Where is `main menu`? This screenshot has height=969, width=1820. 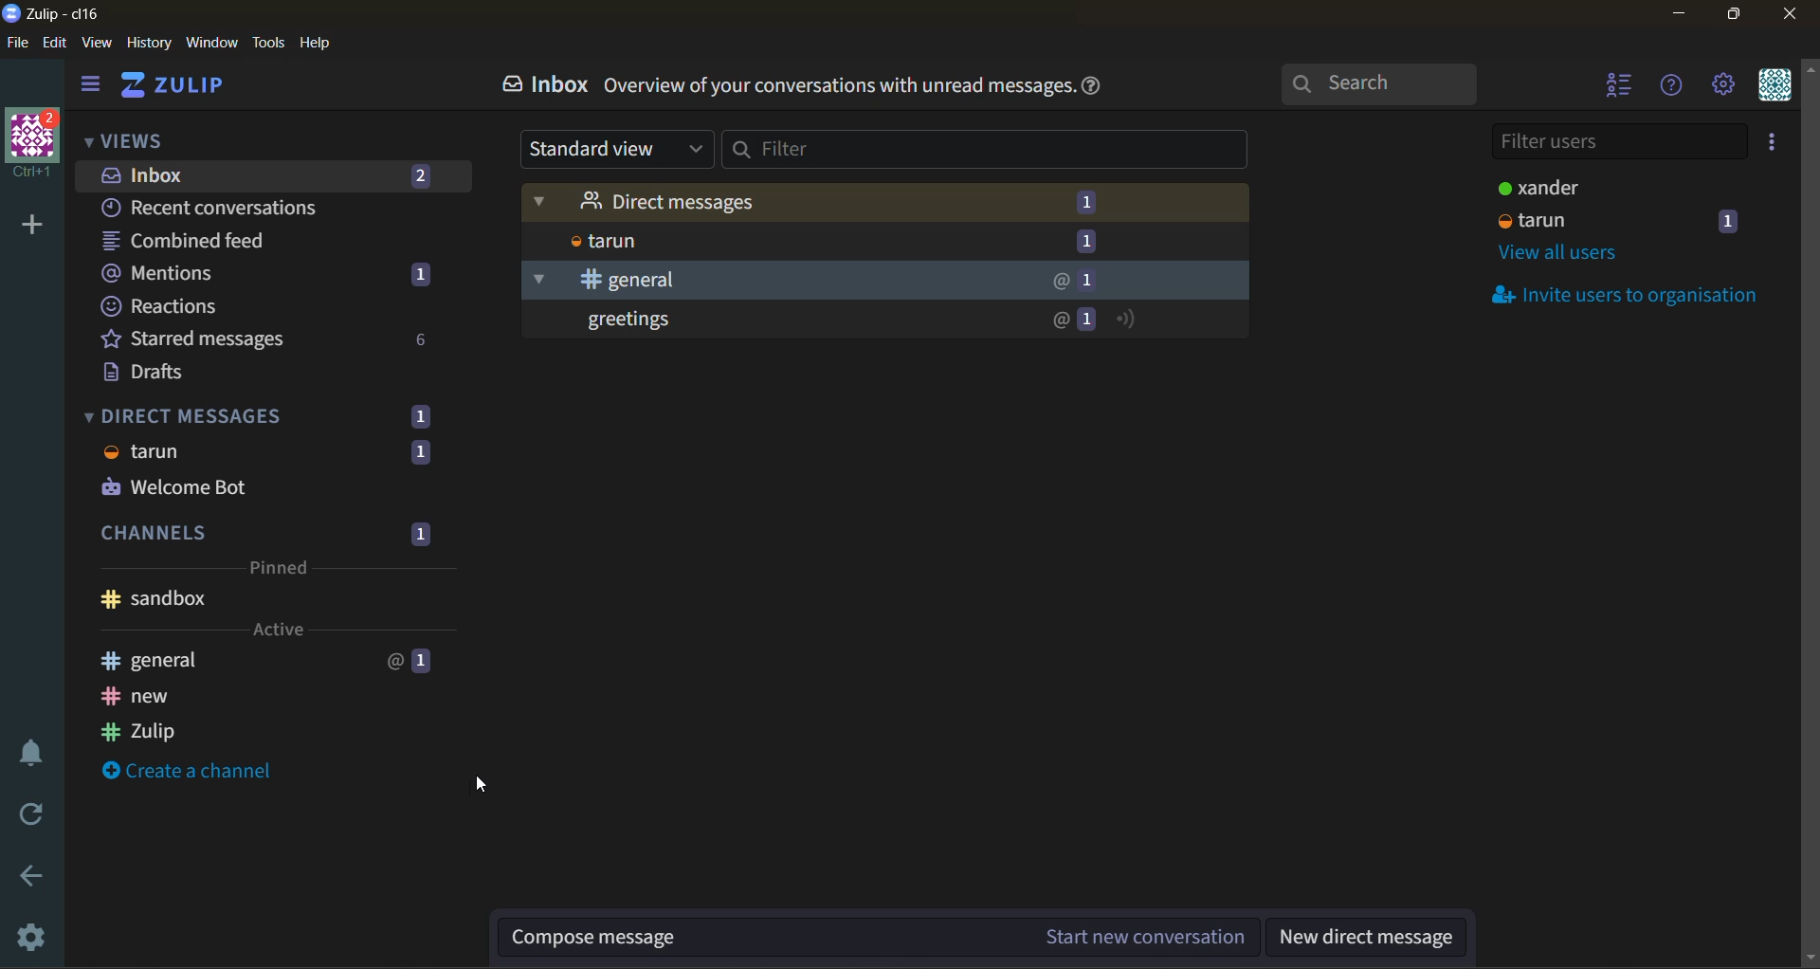 main menu is located at coordinates (1720, 86).